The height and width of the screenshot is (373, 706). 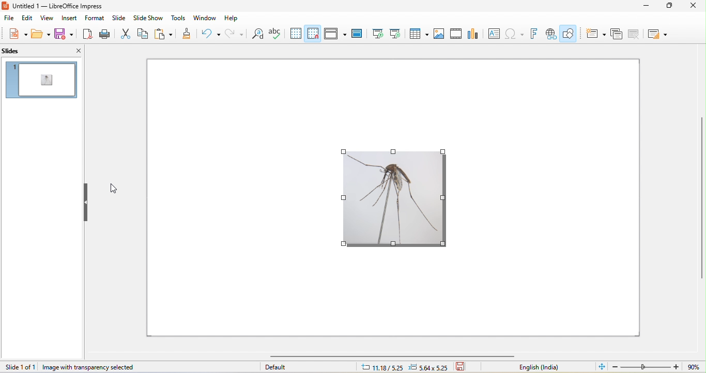 What do you see at coordinates (547, 368) in the screenshot?
I see `english` at bounding box center [547, 368].